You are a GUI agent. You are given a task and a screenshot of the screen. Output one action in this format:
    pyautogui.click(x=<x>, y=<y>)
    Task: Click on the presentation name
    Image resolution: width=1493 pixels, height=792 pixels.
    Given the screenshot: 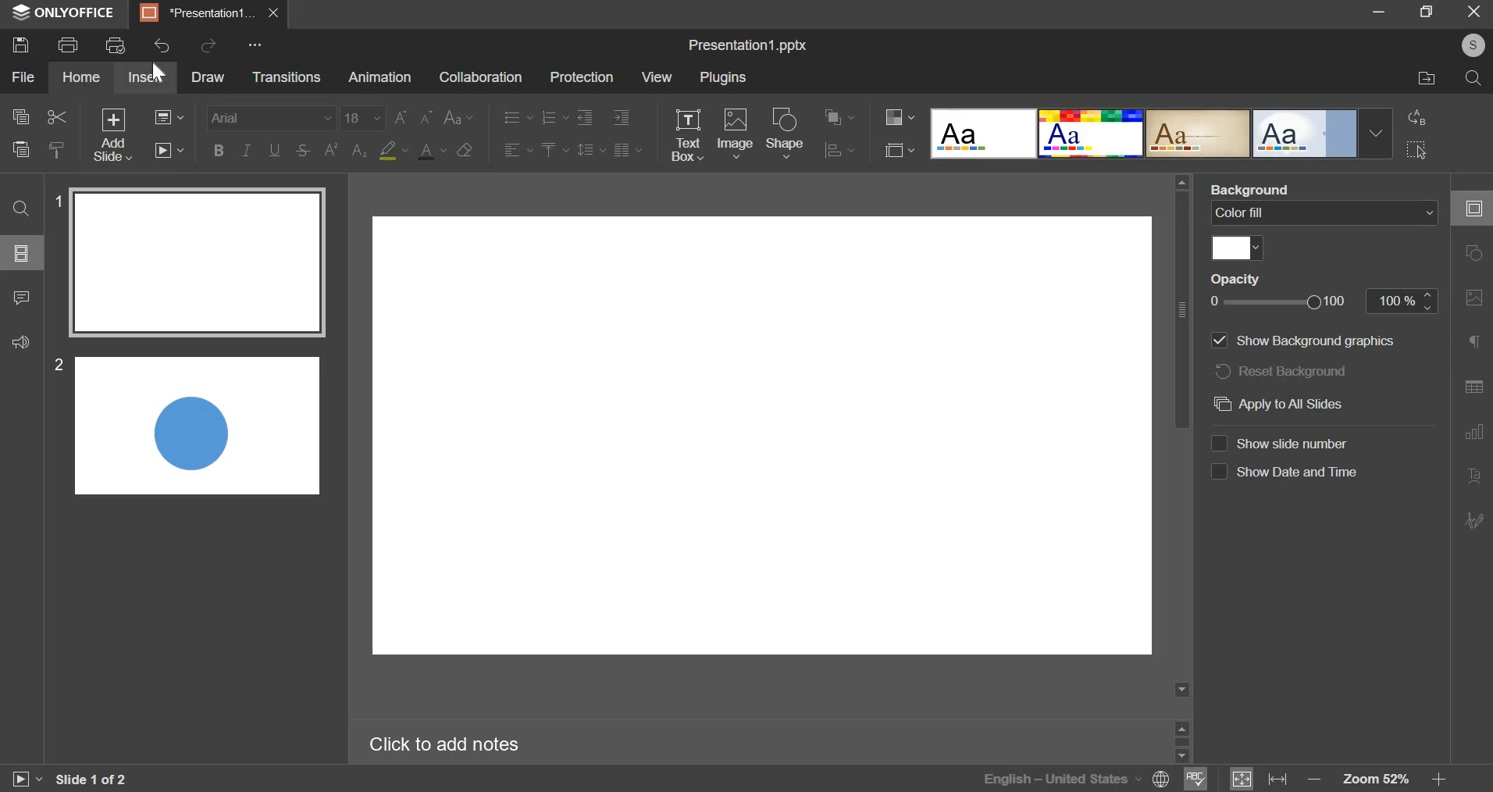 What is the action you would take?
    pyautogui.click(x=750, y=45)
    